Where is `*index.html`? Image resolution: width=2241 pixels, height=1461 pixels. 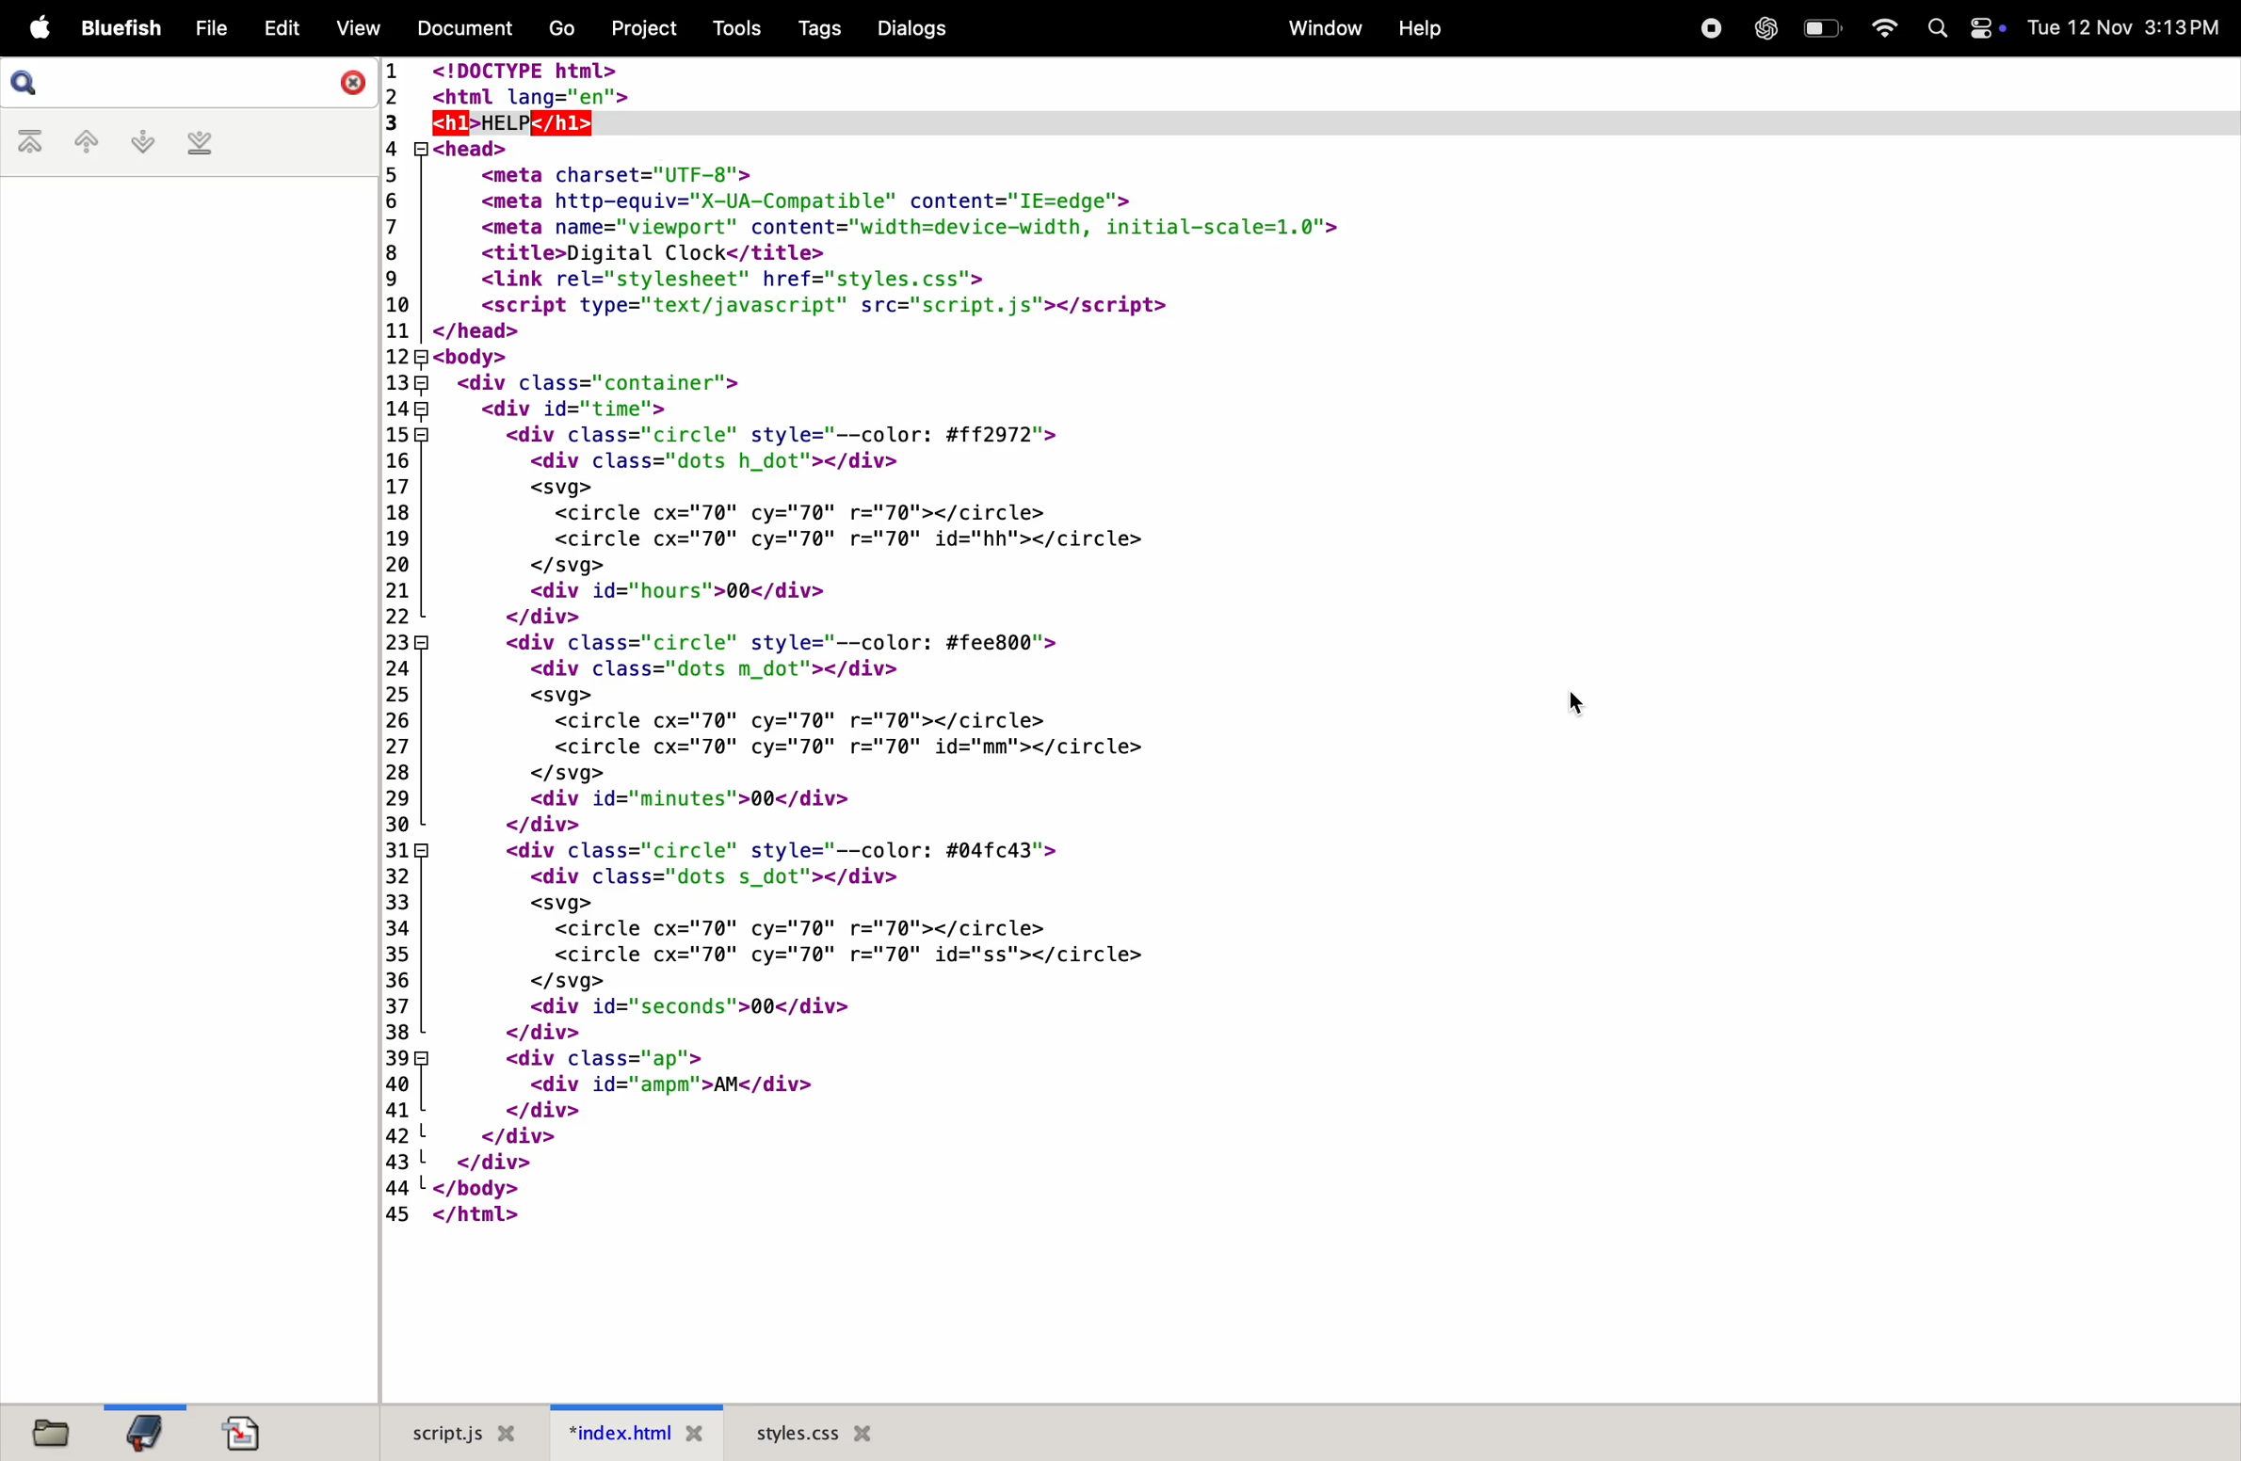
*index.html is located at coordinates (629, 1432).